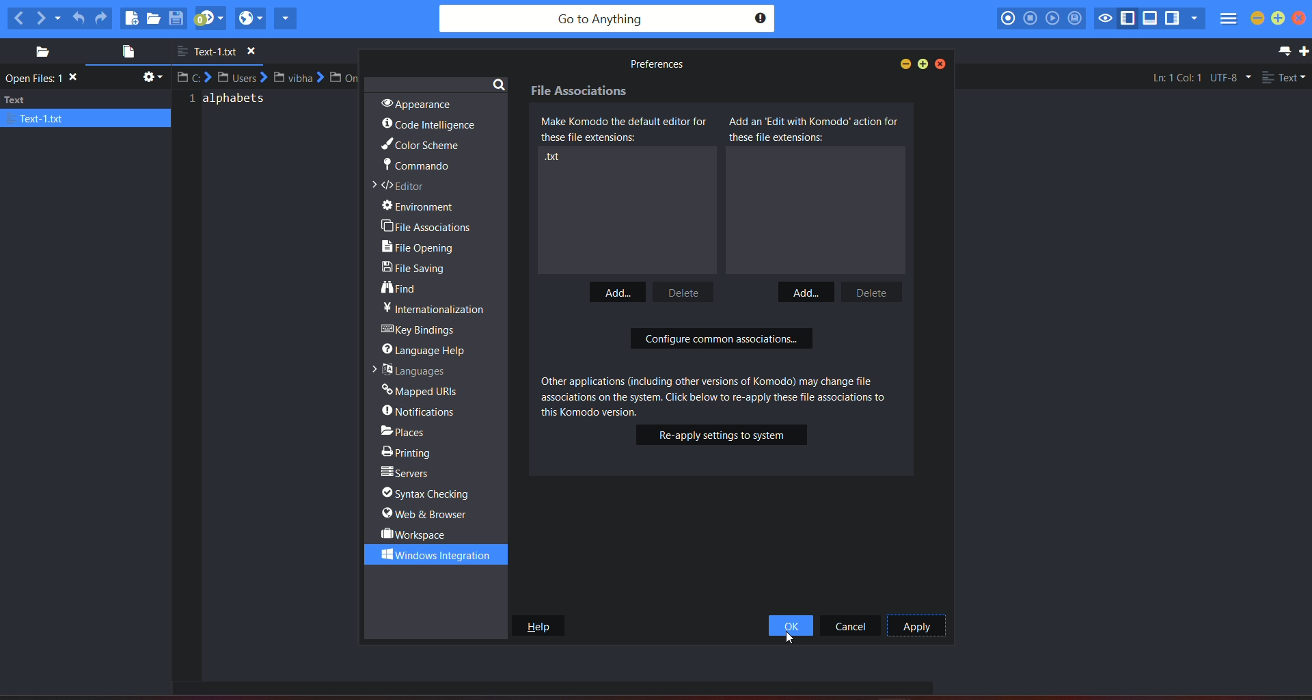 Image resolution: width=1312 pixels, height=700 pixels. What do you see at coordinates (434, 308) in the screenshot?
I see `text` at bounding box center [434, 308].